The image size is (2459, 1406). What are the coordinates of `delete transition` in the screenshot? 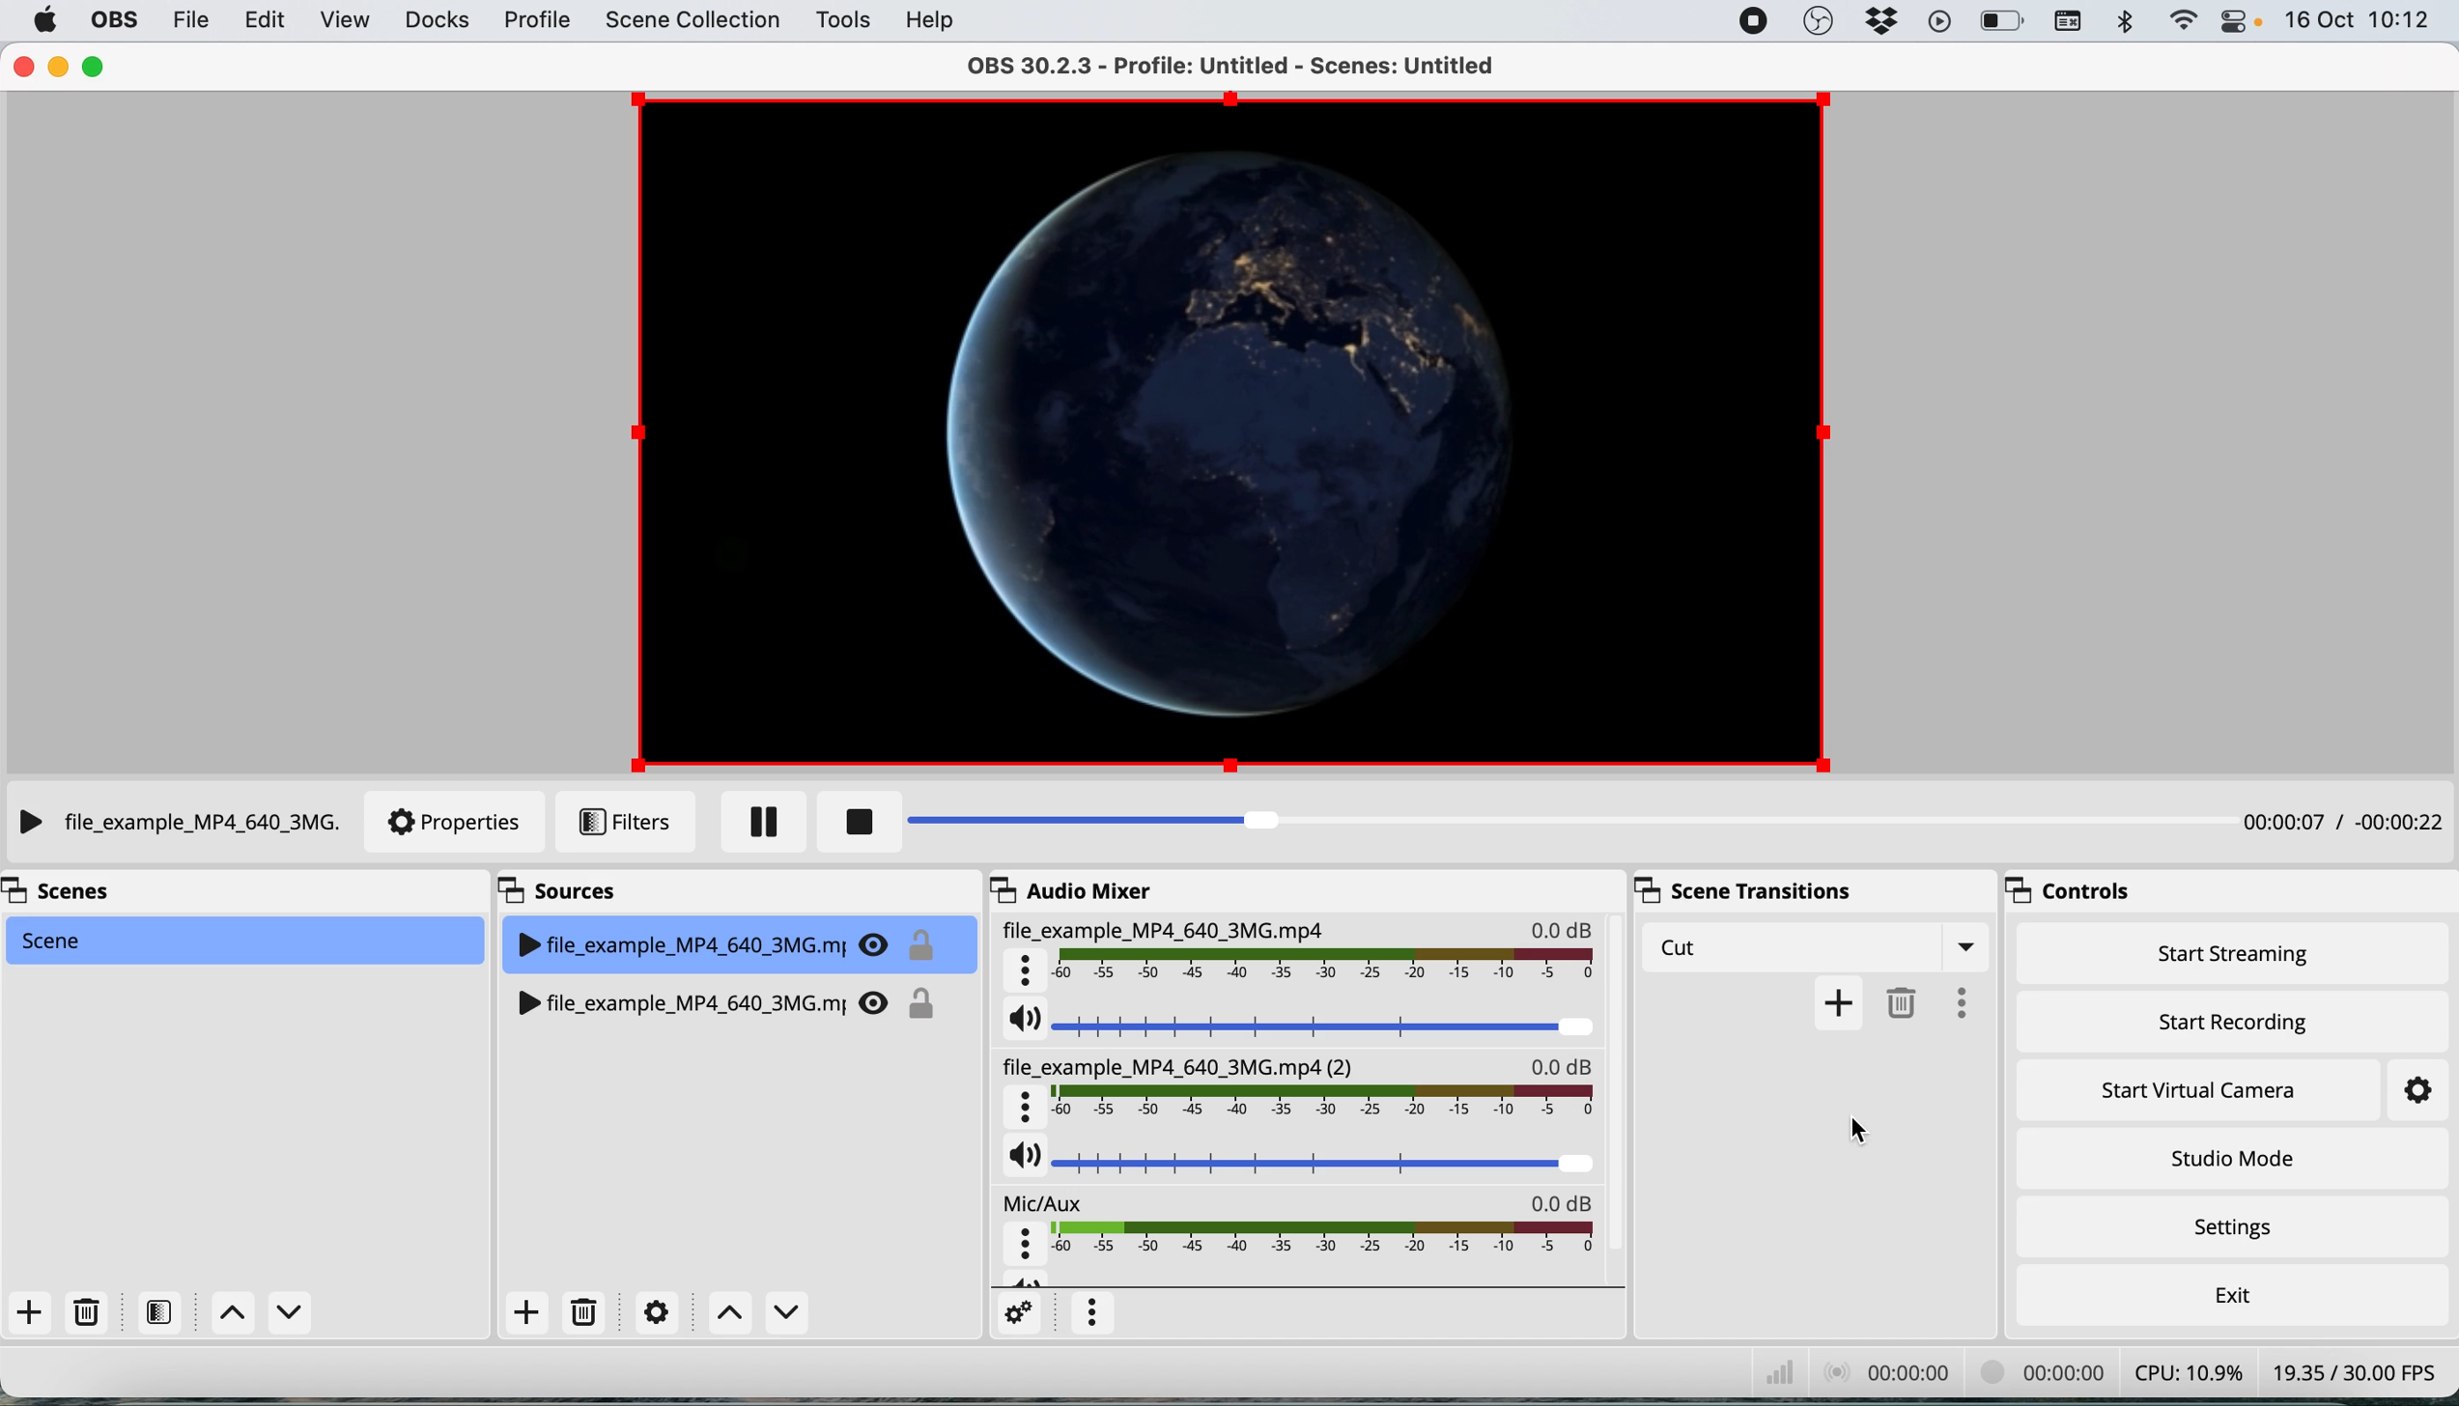 It's located at (1899, 1003).